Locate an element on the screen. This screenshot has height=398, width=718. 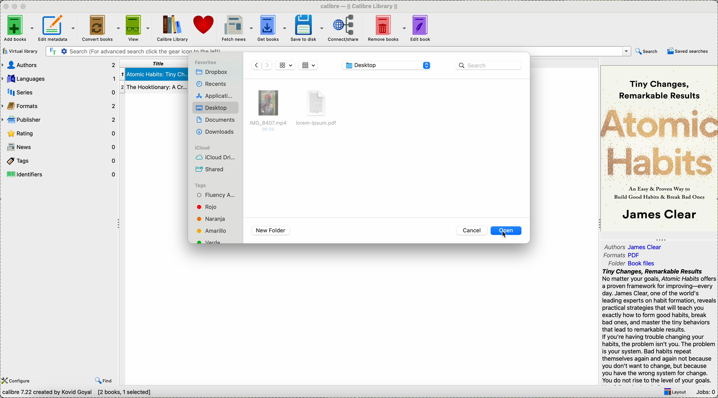
tag is located at coordinates (212, 219).